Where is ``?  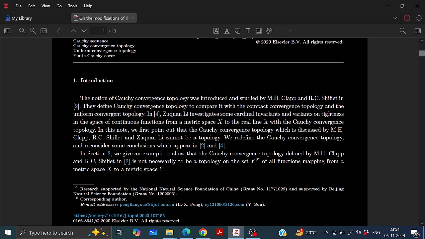
 is located at coordinates (418, 18).